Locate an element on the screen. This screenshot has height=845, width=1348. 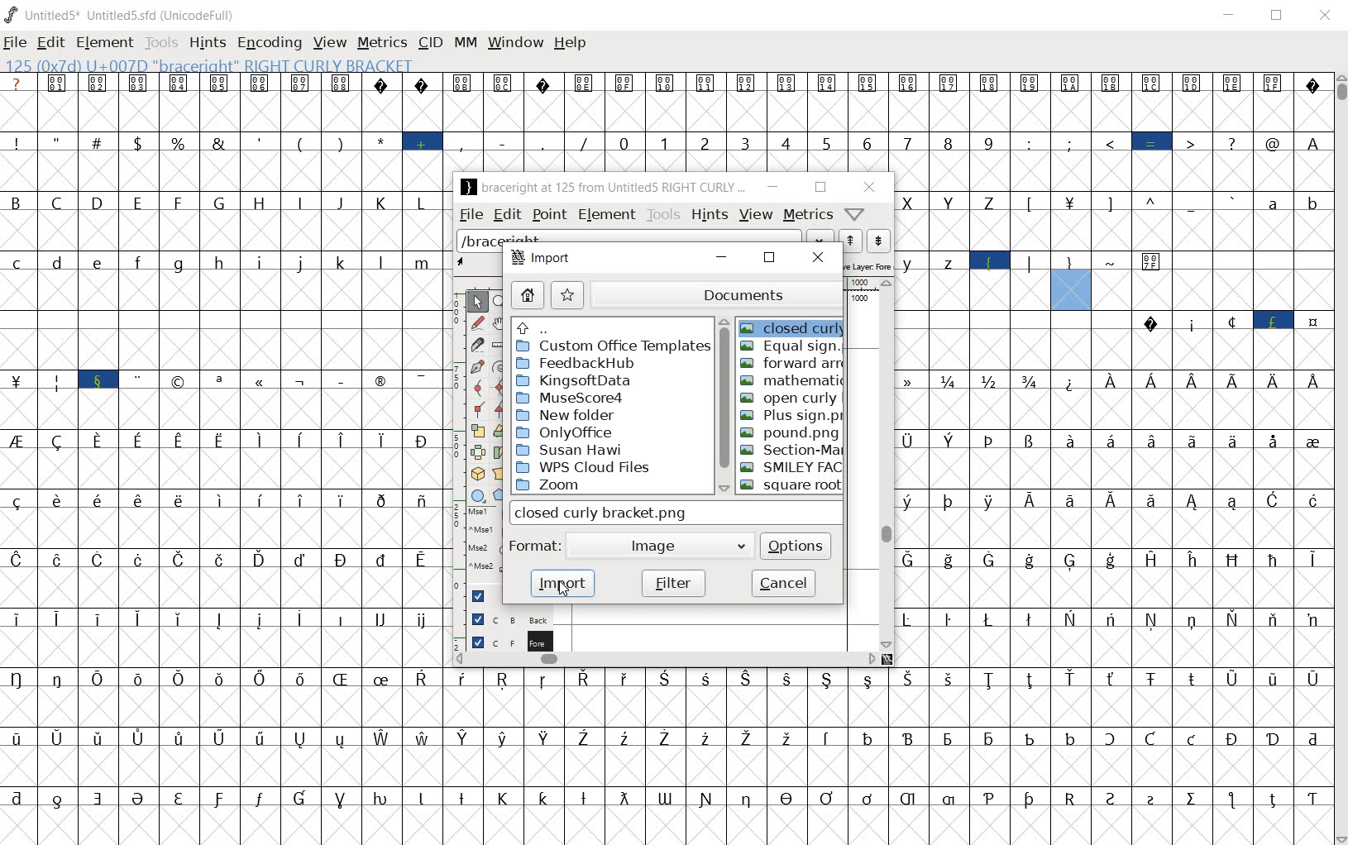
ruler is located at coordinates (860, 284).